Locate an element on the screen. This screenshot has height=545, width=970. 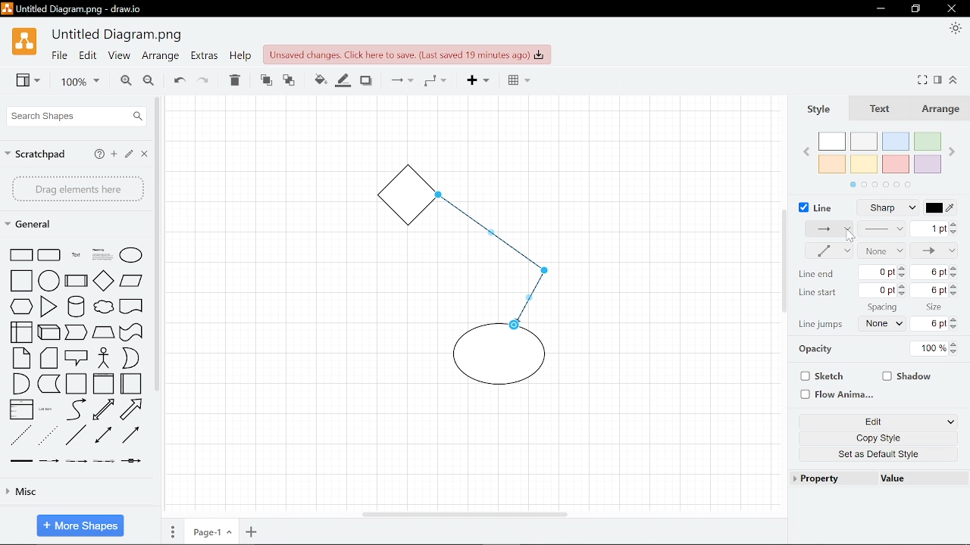
shape is located at coordinates (132, 308).